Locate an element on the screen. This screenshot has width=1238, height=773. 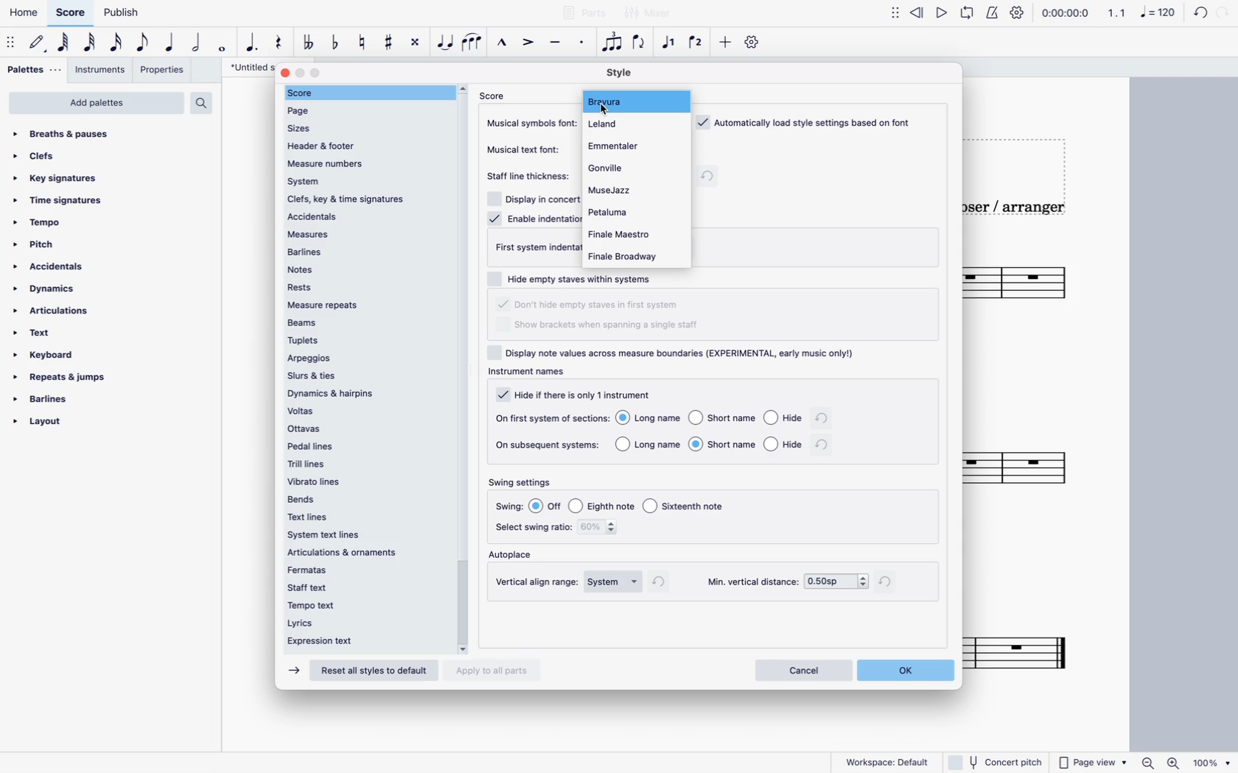
tune is located at coordinates (311, 41).